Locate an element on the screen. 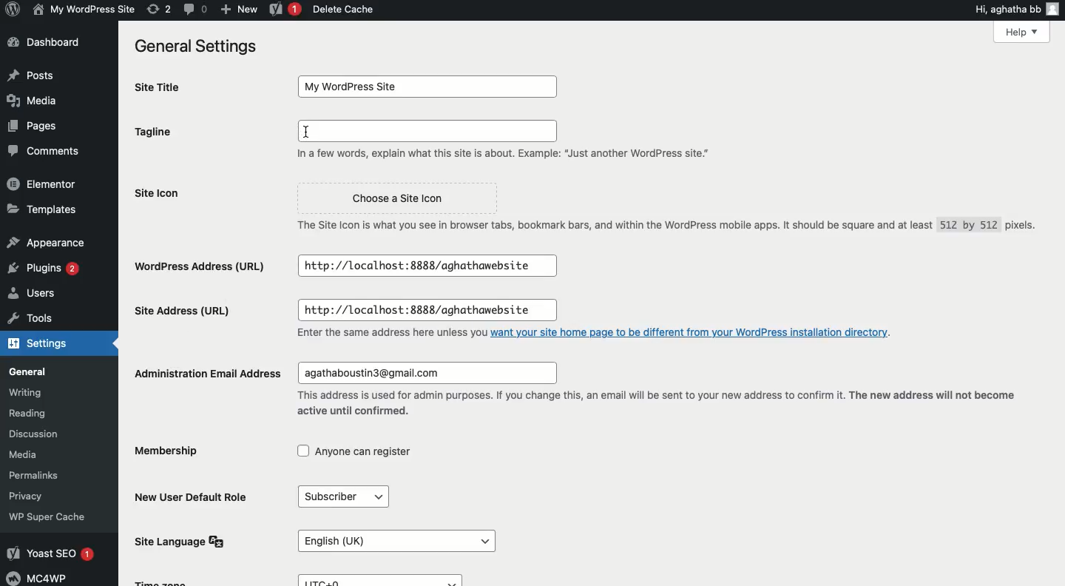 The height and width of the screenshot is (586, 1065). Site title is located at coordinates (165, 87).